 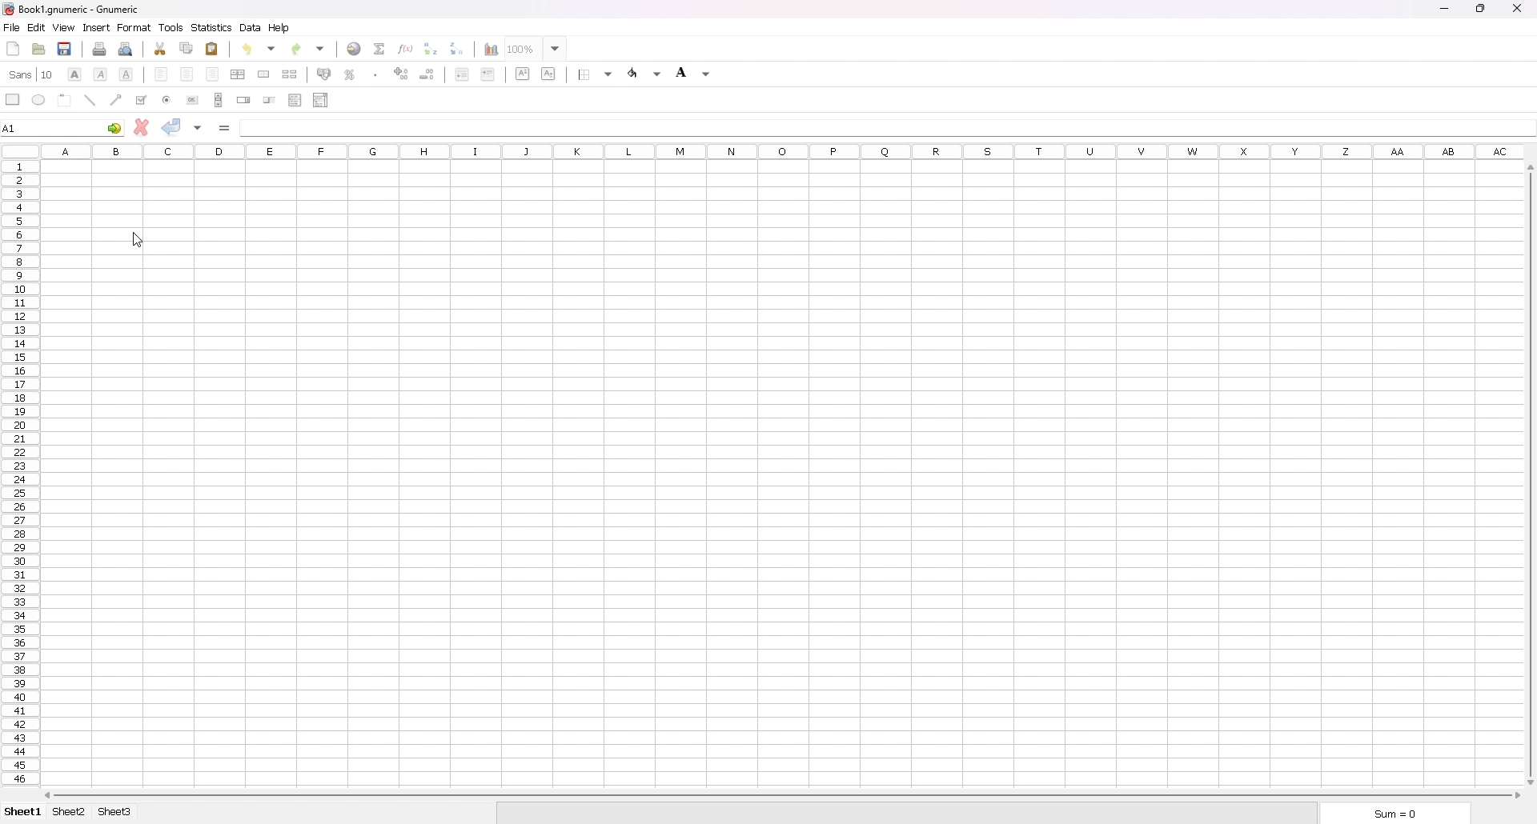 What do you see at coordinates (488, 74) in the screenshot?
I see `increase indent` at bounding box center [488, 74].